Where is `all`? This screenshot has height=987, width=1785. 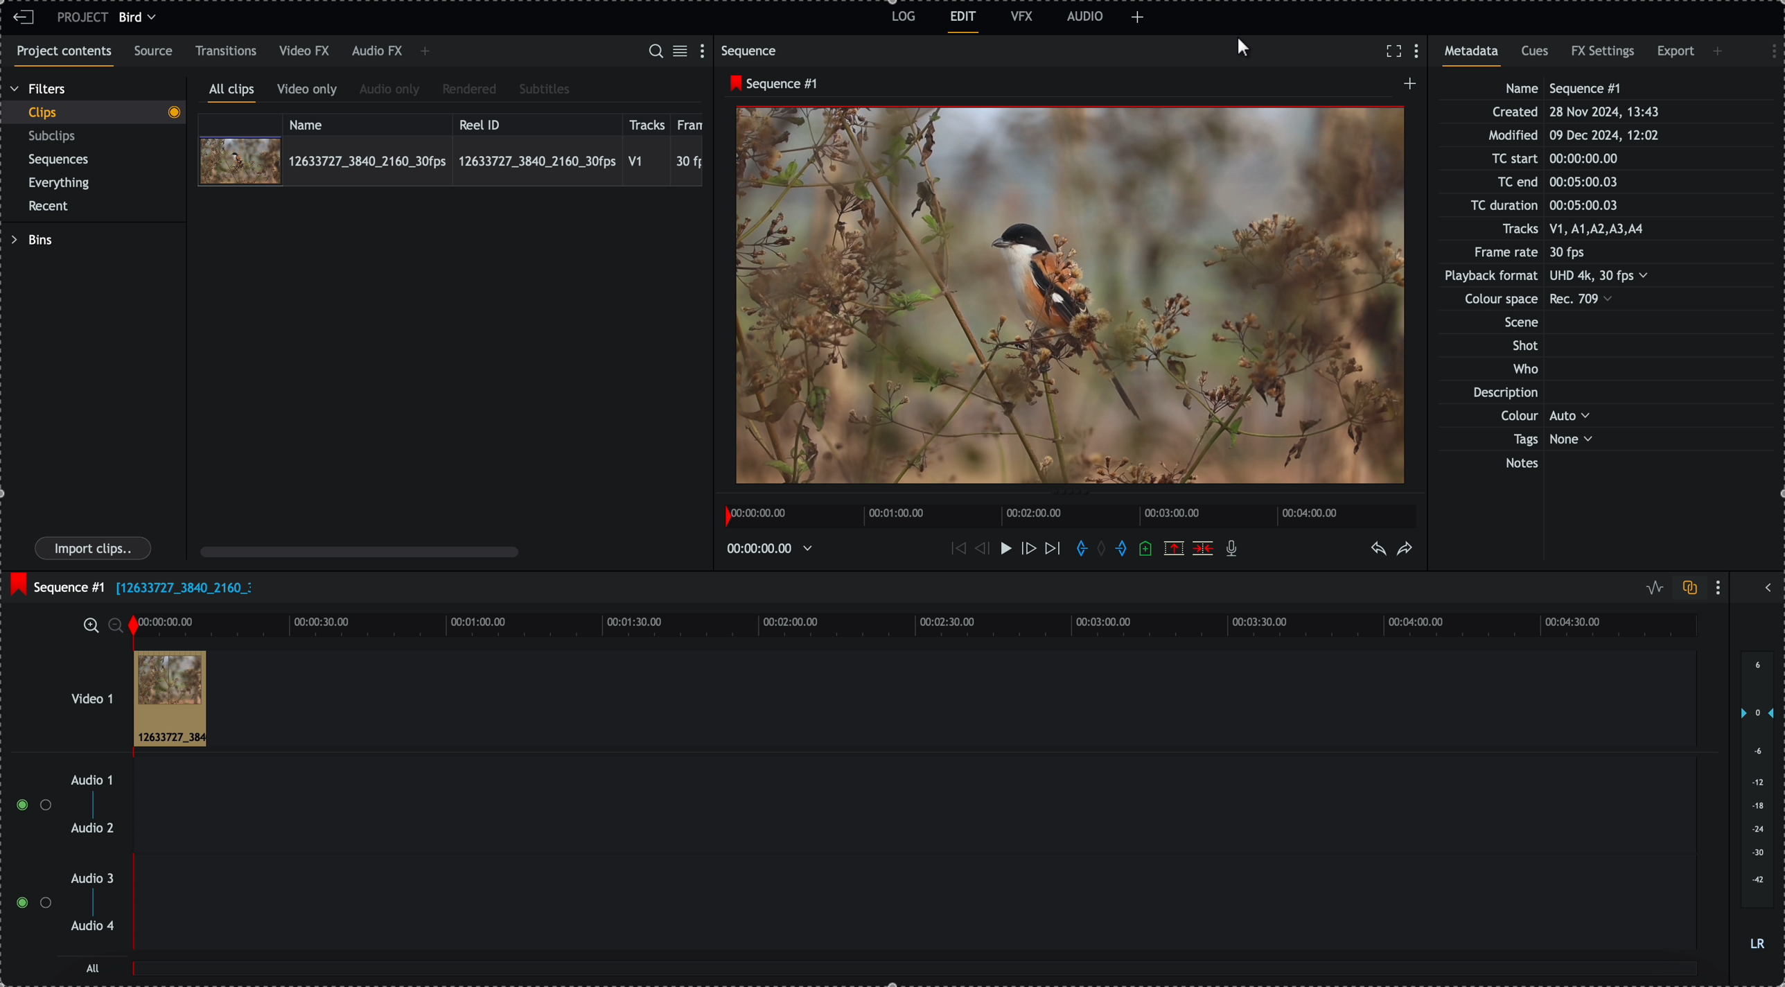
all is located at coordinates (94, 968).